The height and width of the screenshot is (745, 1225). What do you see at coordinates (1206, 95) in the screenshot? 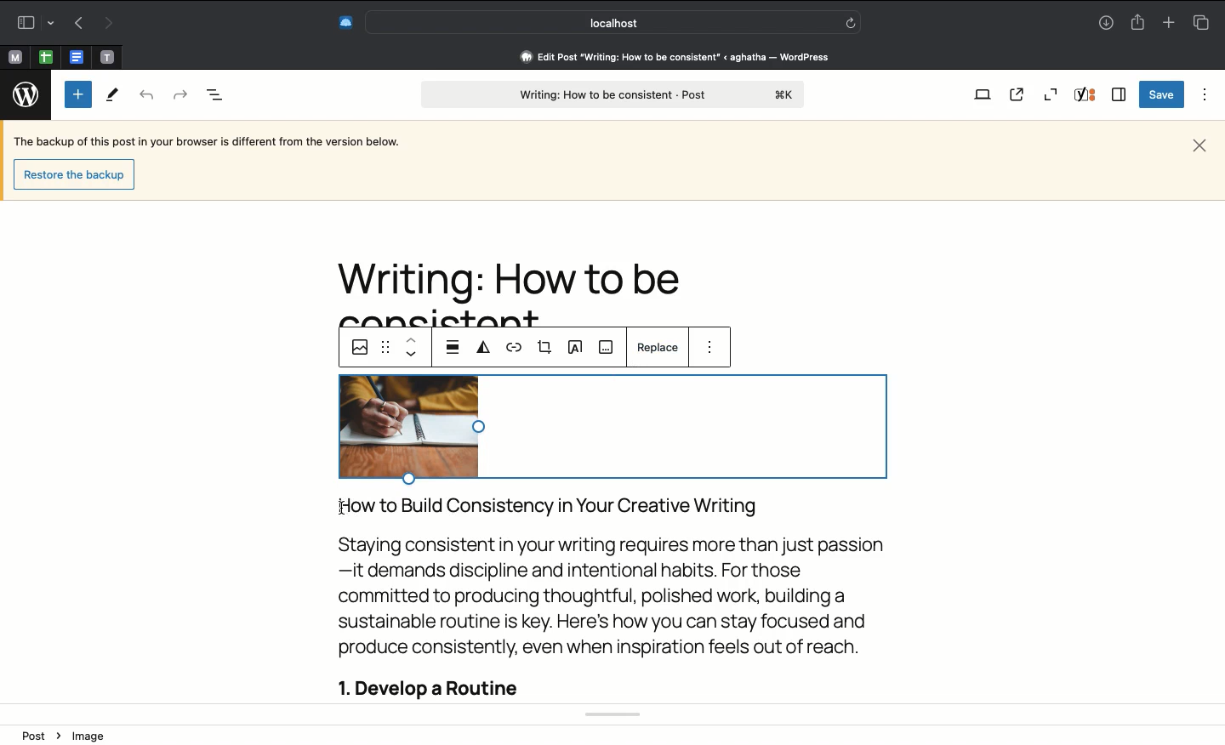
I see `Options` at bounding box center [1206, 95].